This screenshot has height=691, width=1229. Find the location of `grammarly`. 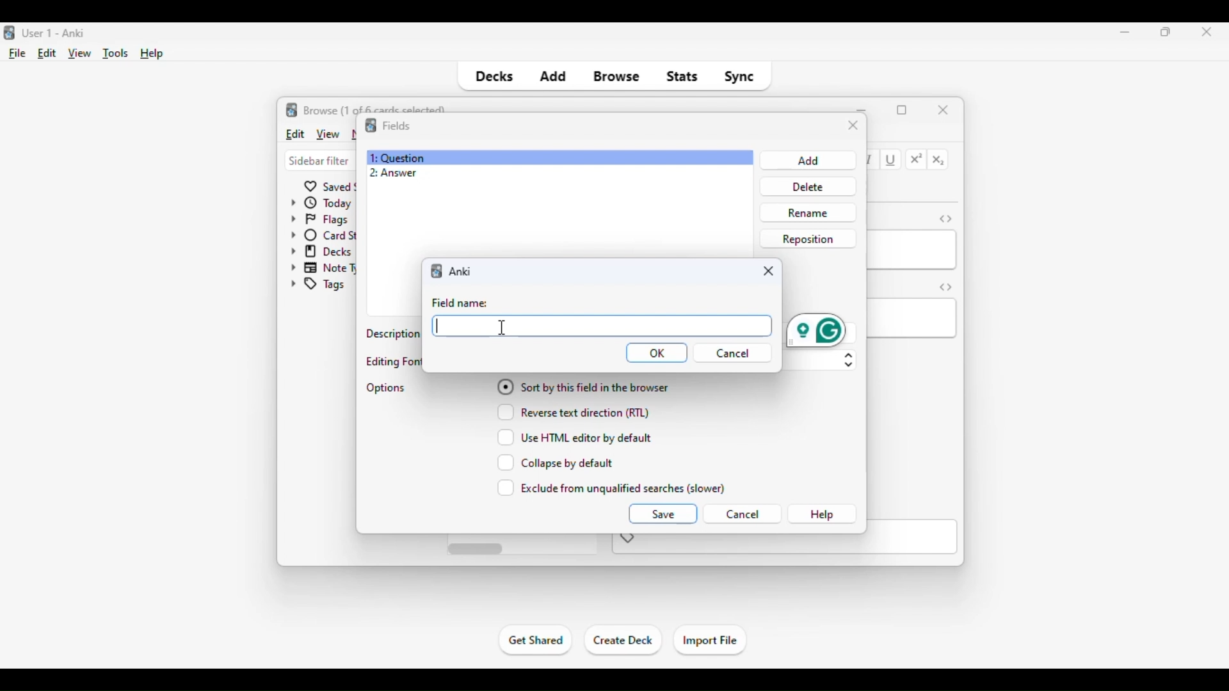

grammarly is located at coordinates (816, 330).